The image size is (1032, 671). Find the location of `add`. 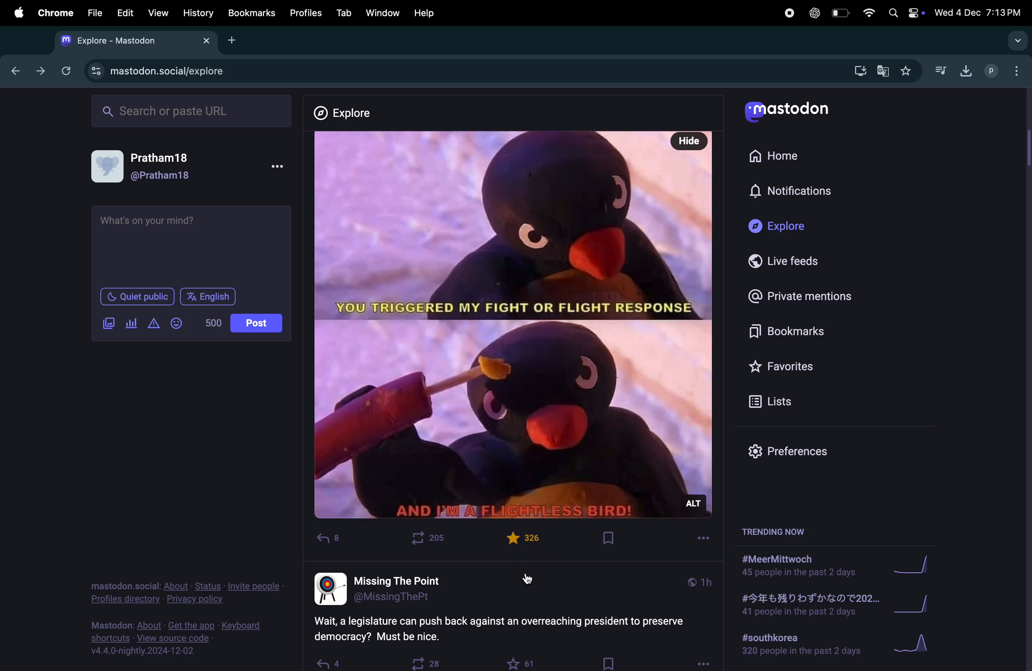

add is located at coordinates (232, 40).